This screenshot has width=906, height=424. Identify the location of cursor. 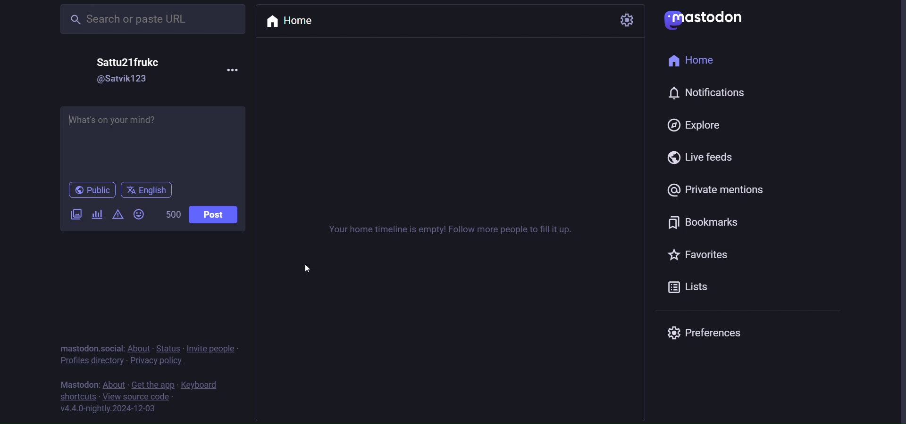
(312, 267).